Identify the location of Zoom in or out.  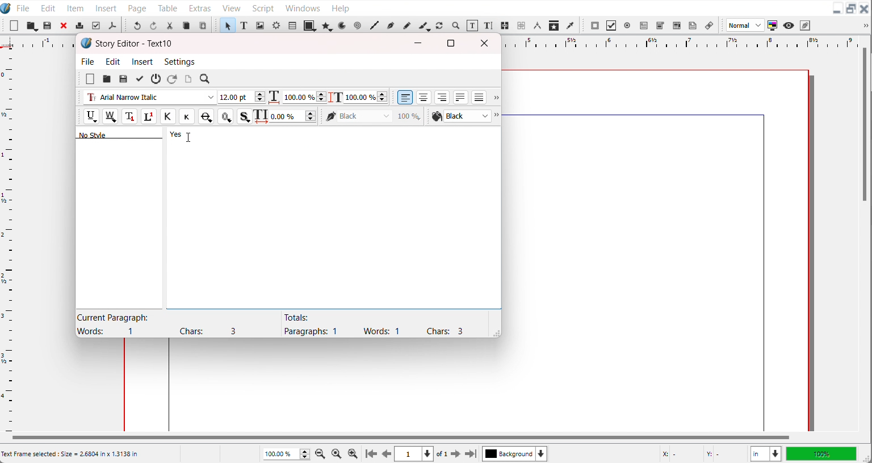
(455, 25).